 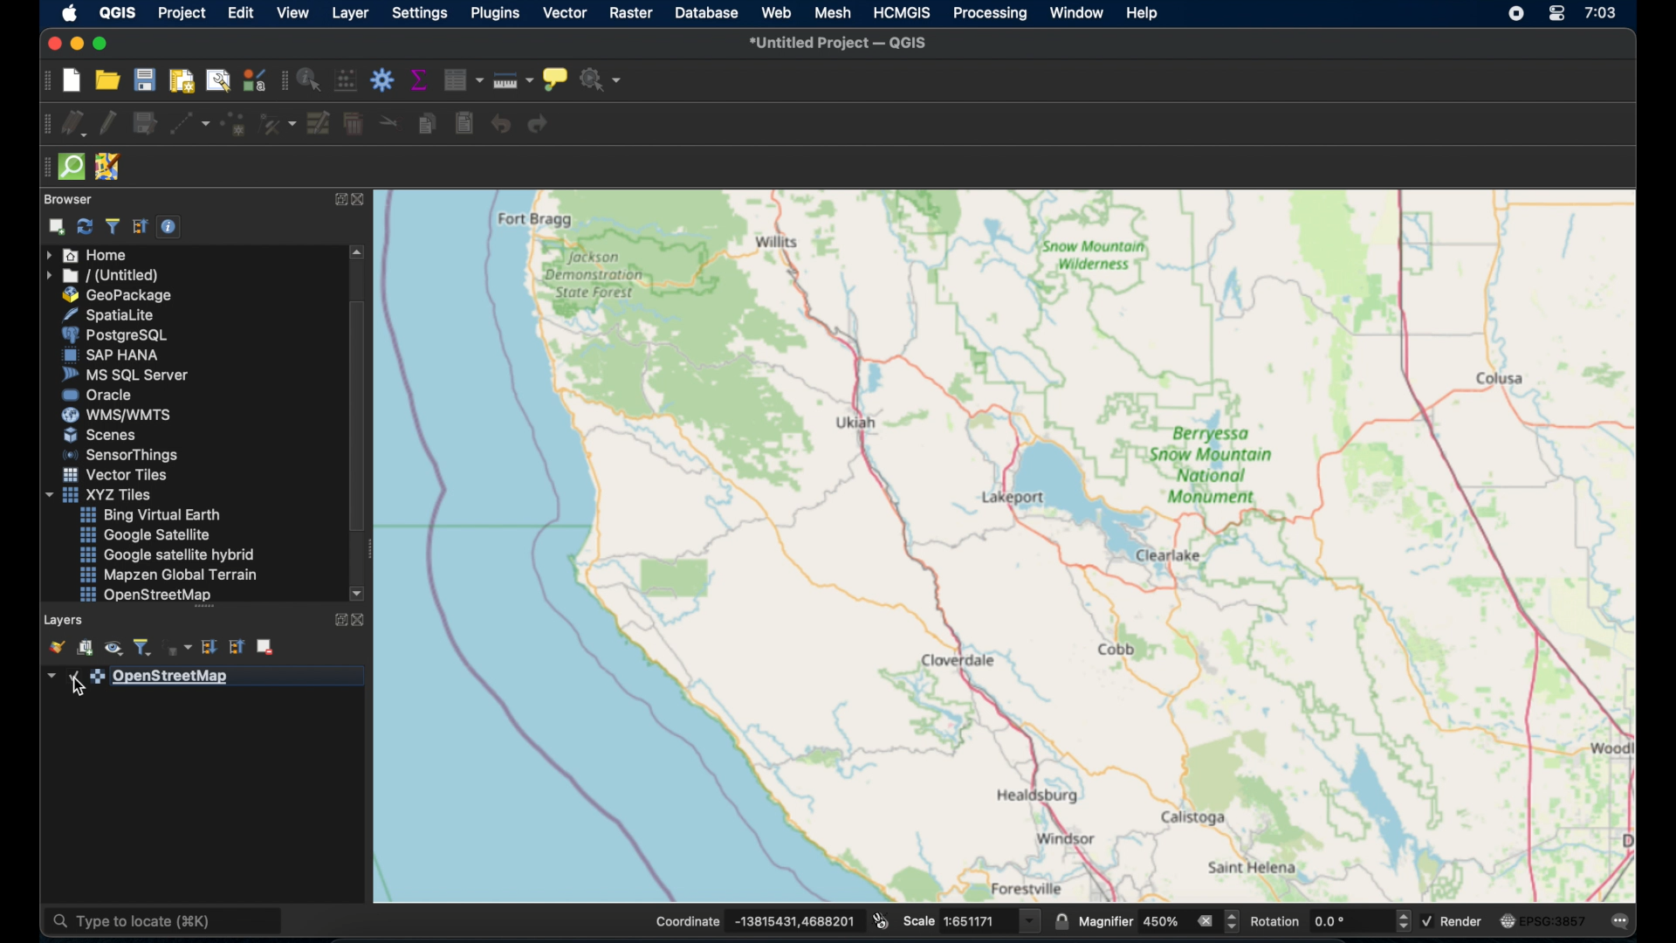 What do you see at coordinates (113, 414) in the screenshot?
I see `wms/wmts` at bounding box center [113, 414].